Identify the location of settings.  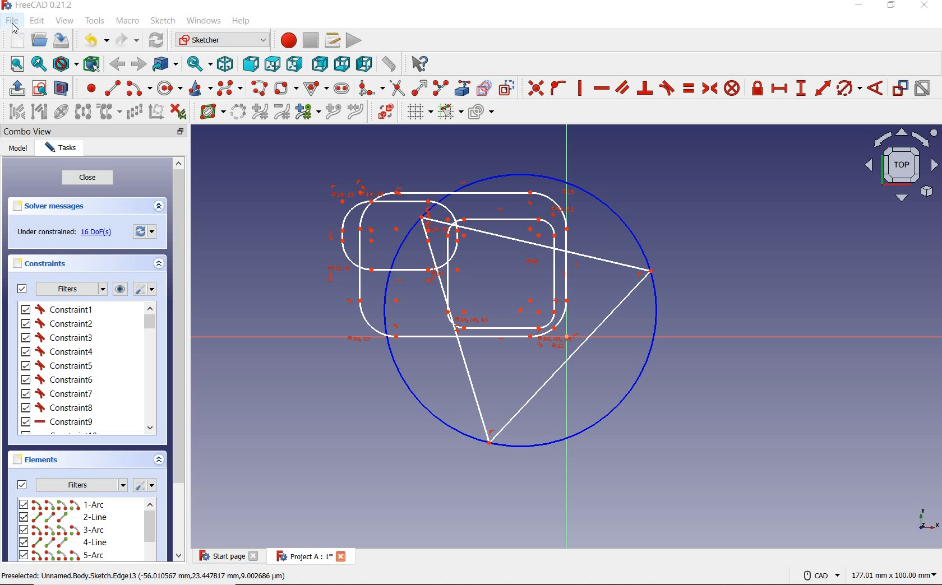
(146, 485).